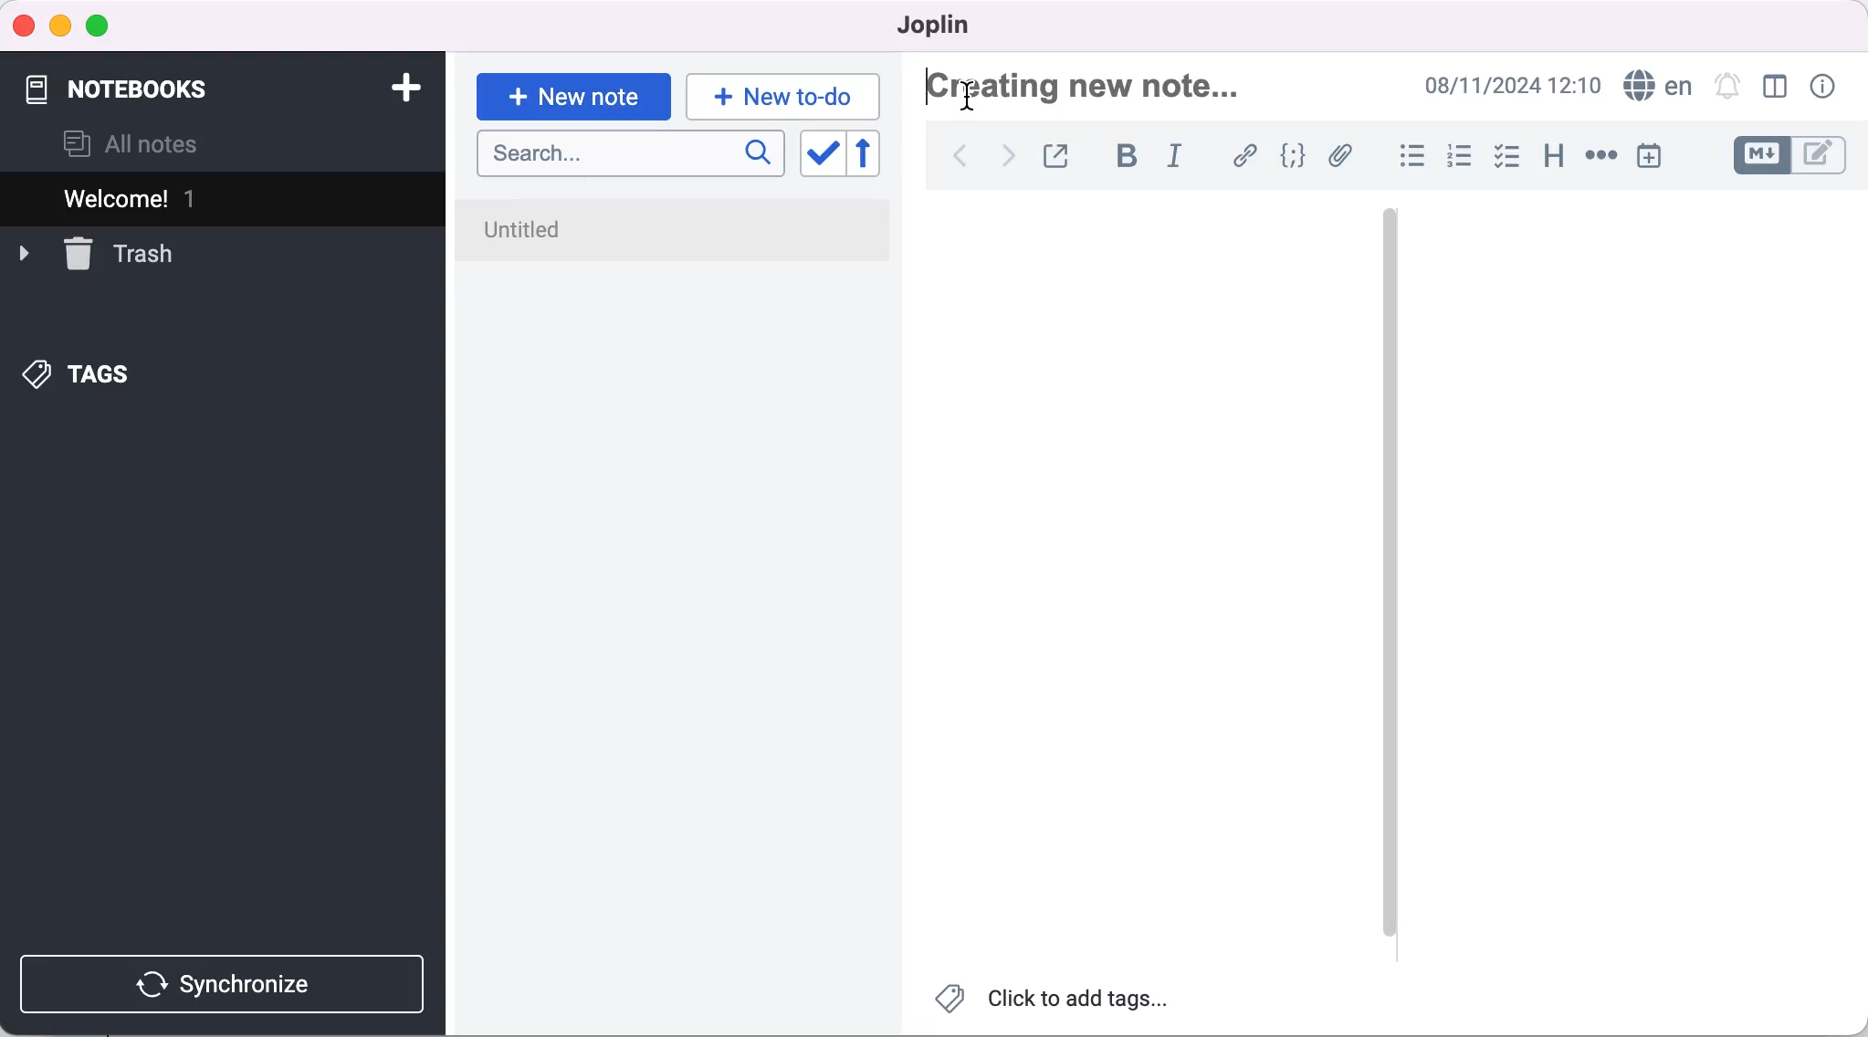  Describe the element at coordinates (671, 230) in the screenshot. I see `untitled note` at that location.